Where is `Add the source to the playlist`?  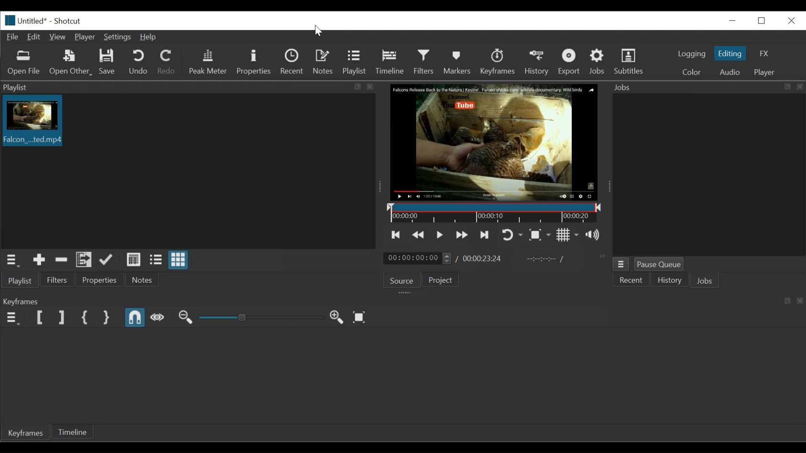
Add the source to the playlist is located at coordinates (39, 261).